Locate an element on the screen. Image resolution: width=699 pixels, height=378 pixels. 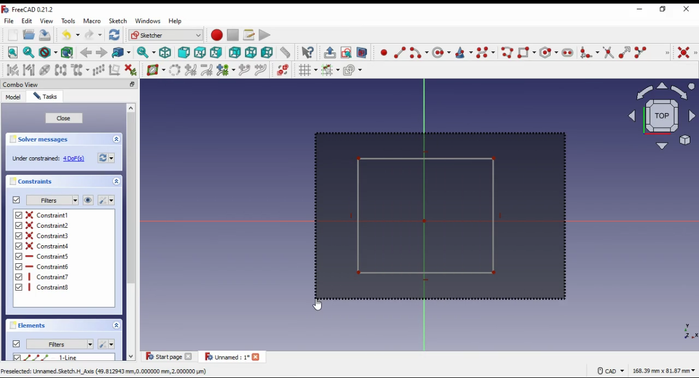
toggle snap is located at coordinates (331, 70).